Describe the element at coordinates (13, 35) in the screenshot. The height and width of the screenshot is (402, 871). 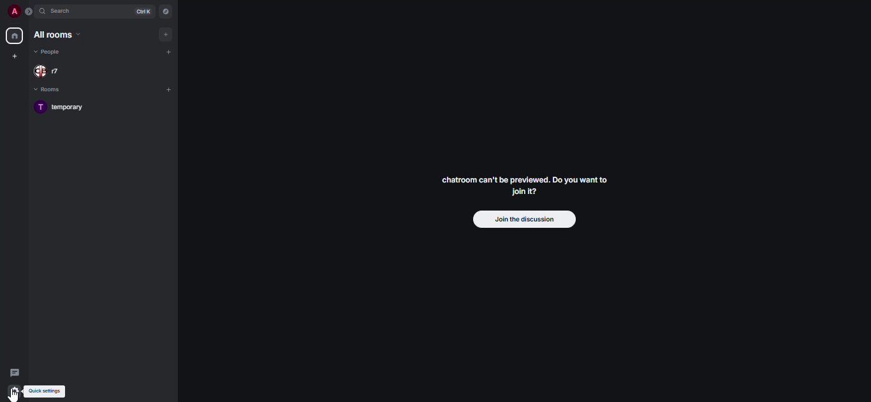
I see `home` at that location.